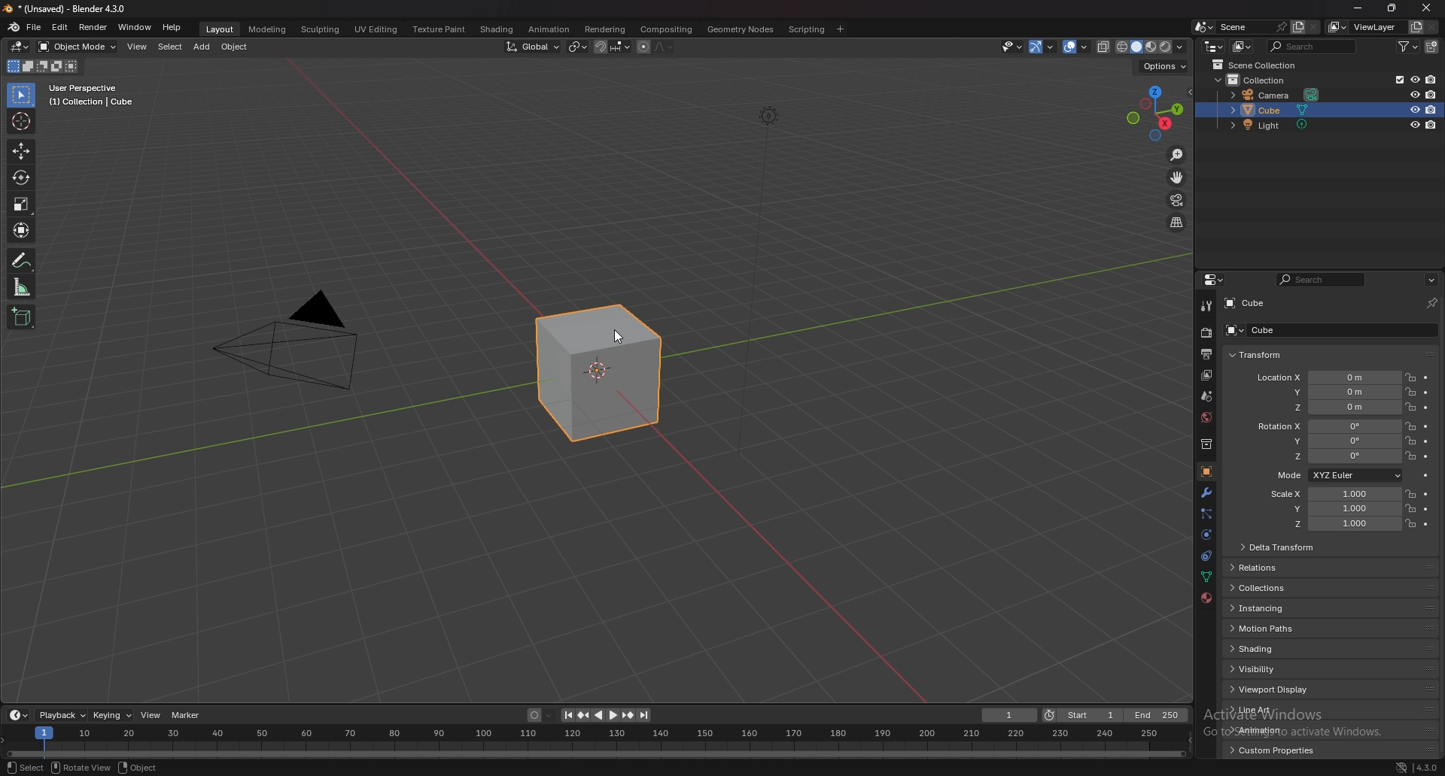  Describe the element at coordinates (628, 715) in the screenshot. I see `jump to keyframe` at that location.